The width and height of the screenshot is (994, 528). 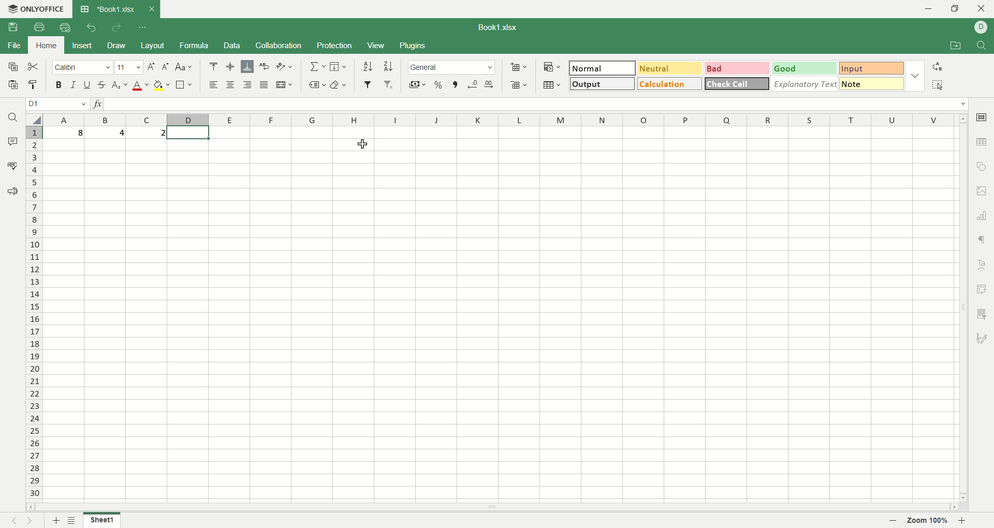 What do you see at coordinates (184, 67) in the screenshot?
I see `change case` at bounding box center [184, 67].